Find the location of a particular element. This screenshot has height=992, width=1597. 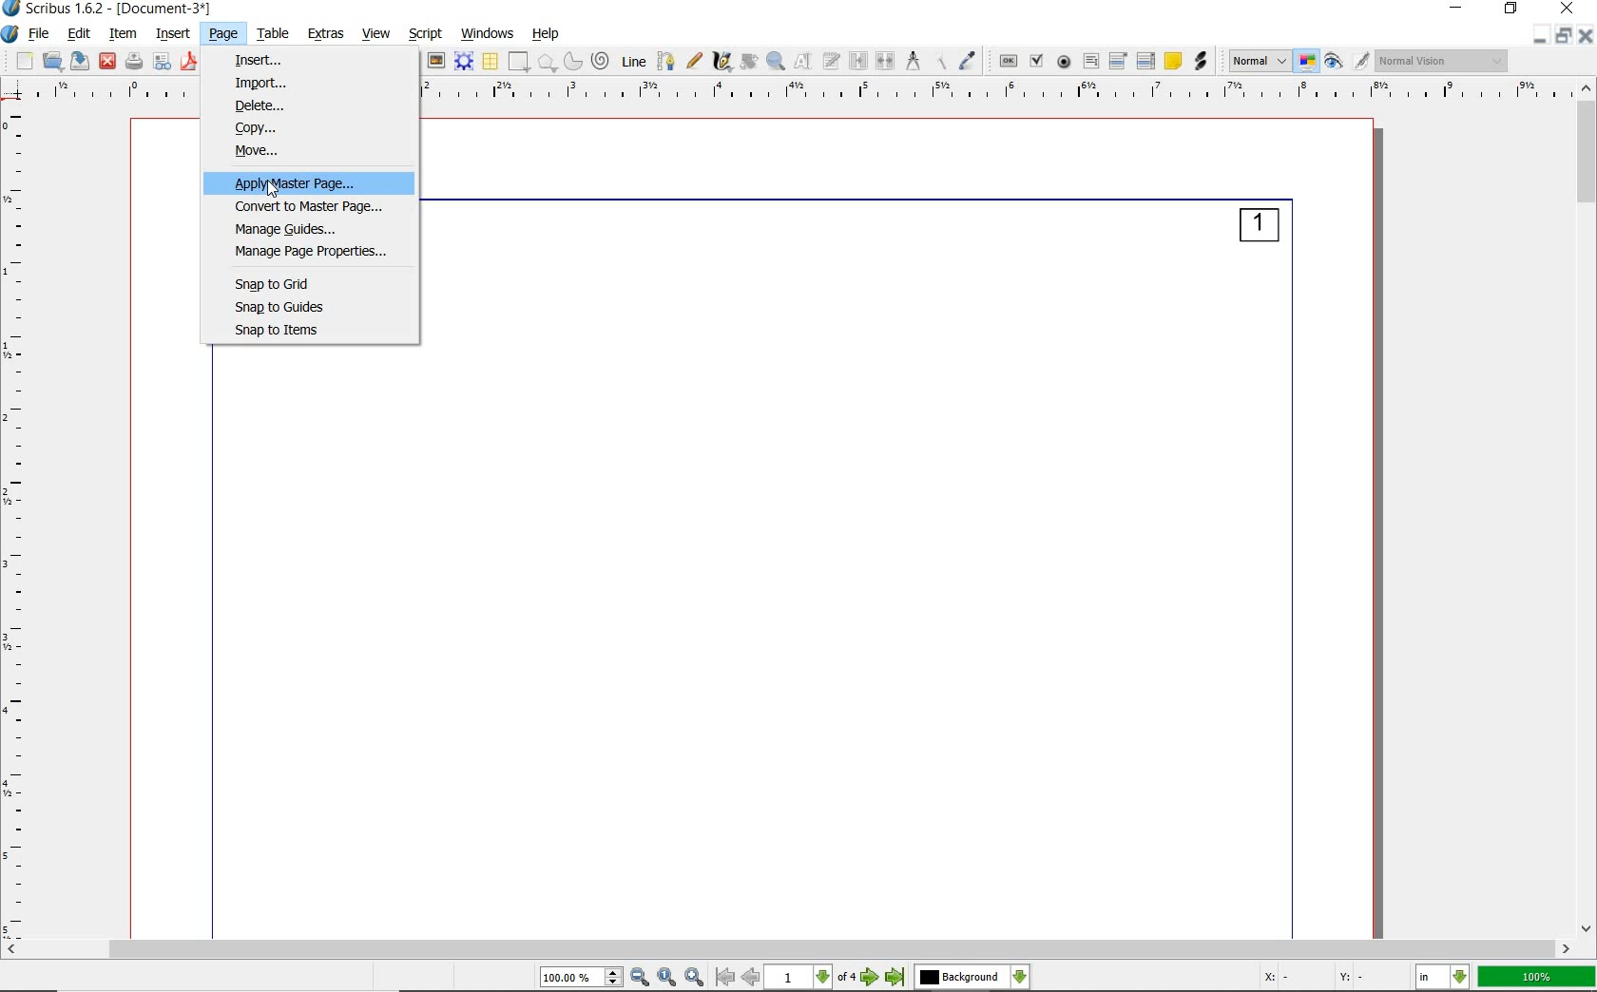

select the current layer is located at coordinates (972, 979).